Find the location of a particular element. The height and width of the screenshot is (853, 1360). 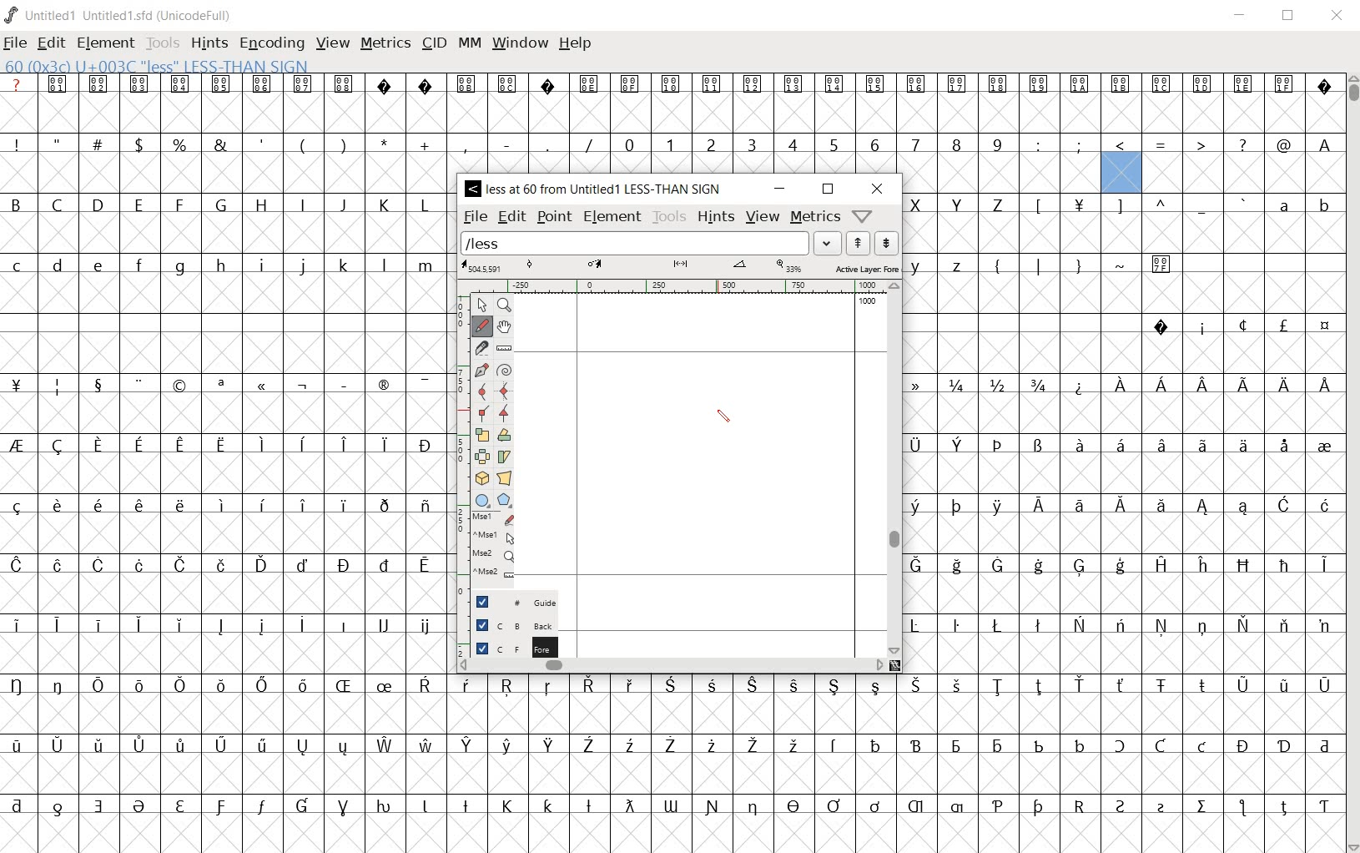

mm is located at coordinates (468, 44).